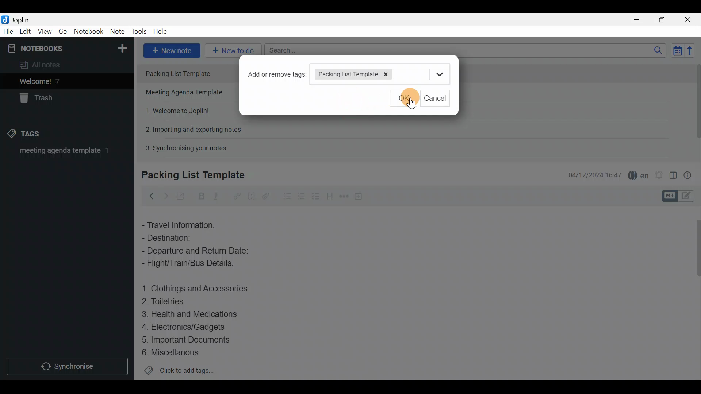 Image resolution: width=701 pixels, height=394 pixels. I want to click on Destination:, so click(182, 238).